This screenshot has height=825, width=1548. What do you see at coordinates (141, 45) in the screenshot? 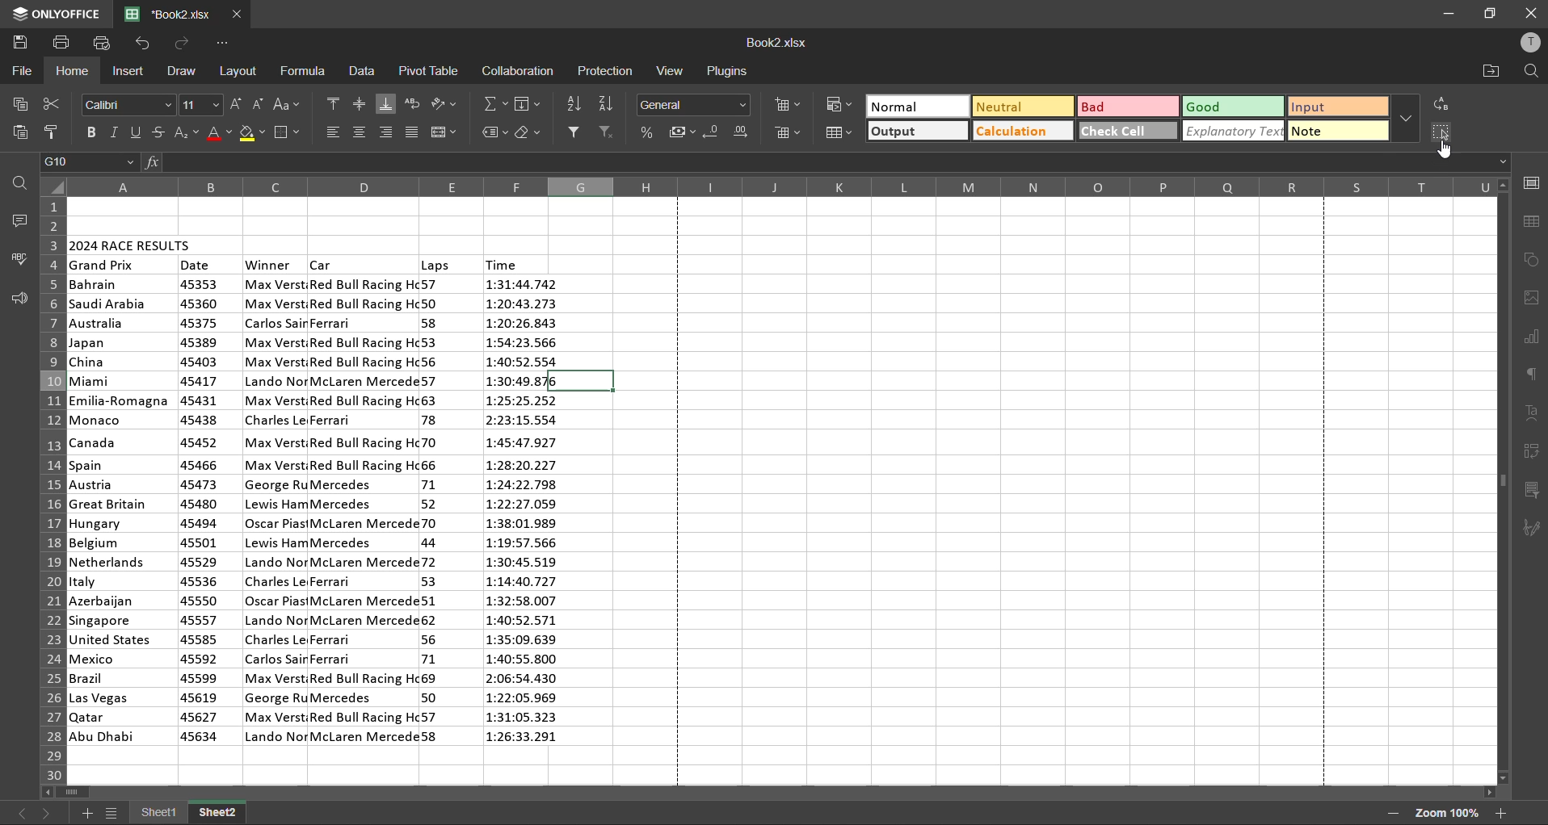
I see `undo` at bounding box center [141, 45].